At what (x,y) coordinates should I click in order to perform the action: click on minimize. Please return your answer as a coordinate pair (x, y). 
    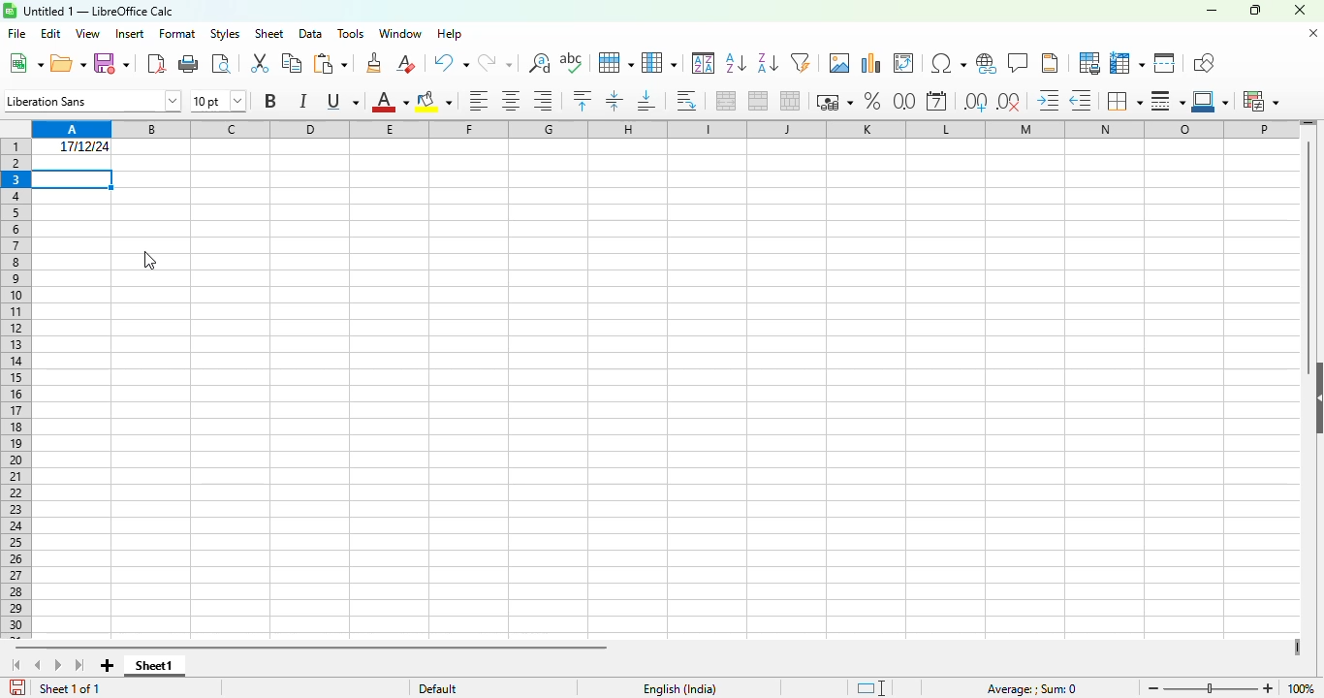
    Looking at the image, I should click on (1211, 10).